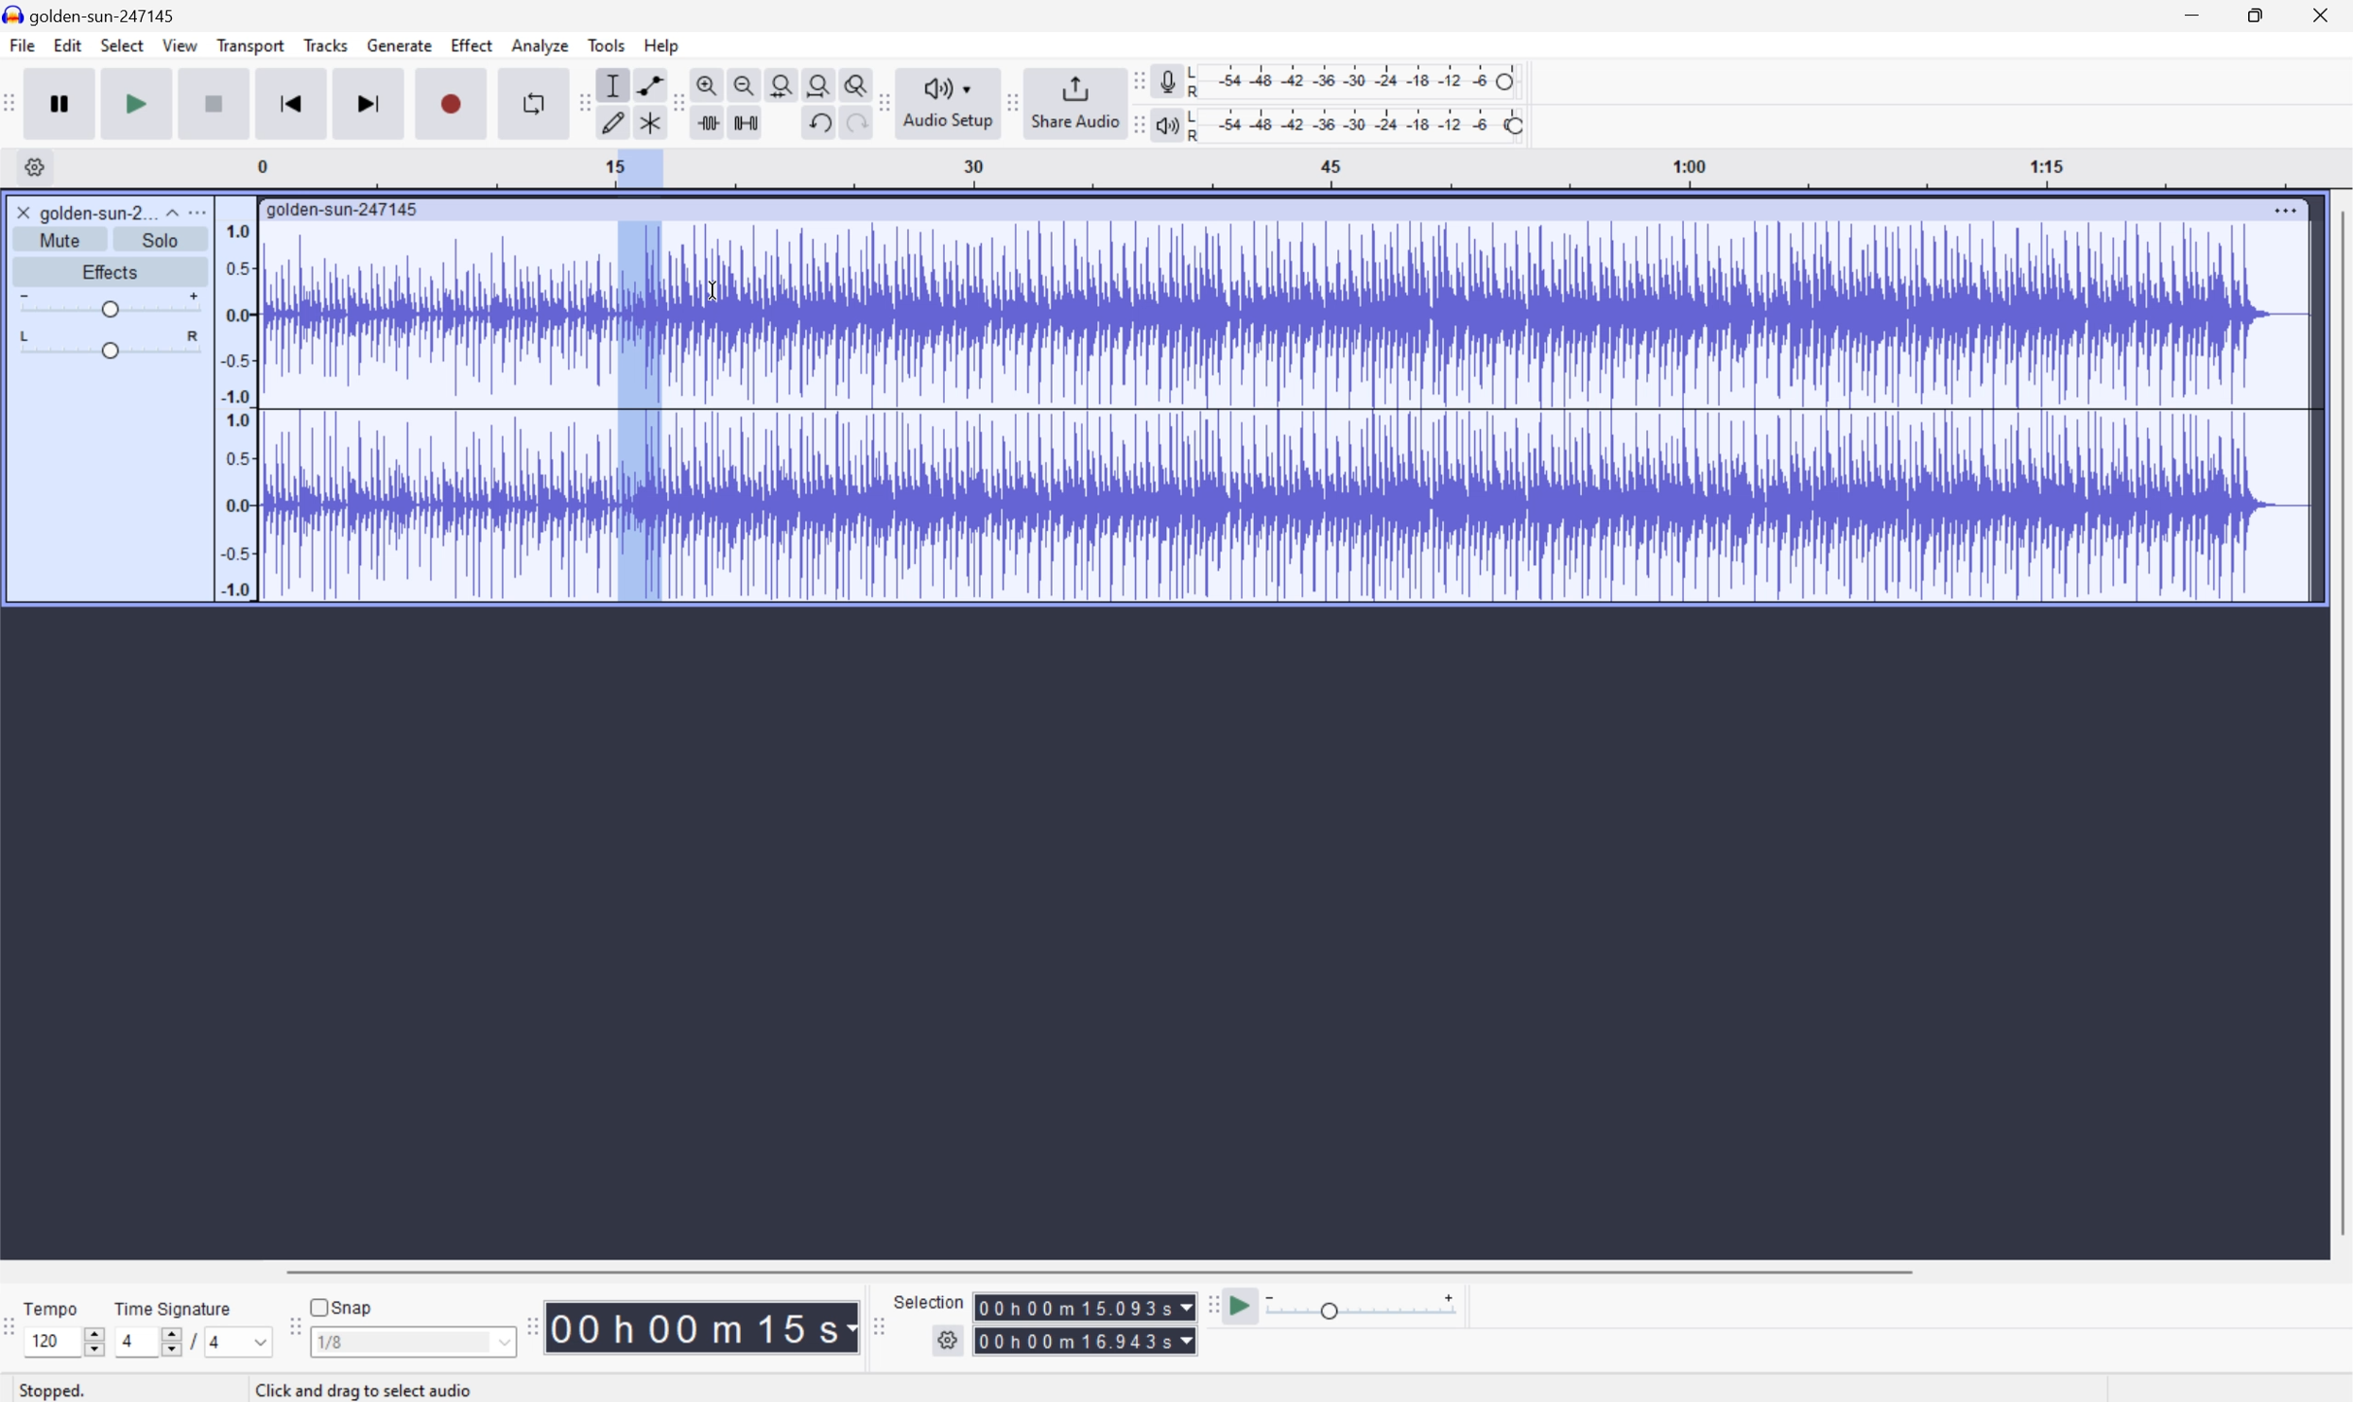  Describe the element at coordinates (951, 1341) in the screenshot. I see `Settings` at that location.